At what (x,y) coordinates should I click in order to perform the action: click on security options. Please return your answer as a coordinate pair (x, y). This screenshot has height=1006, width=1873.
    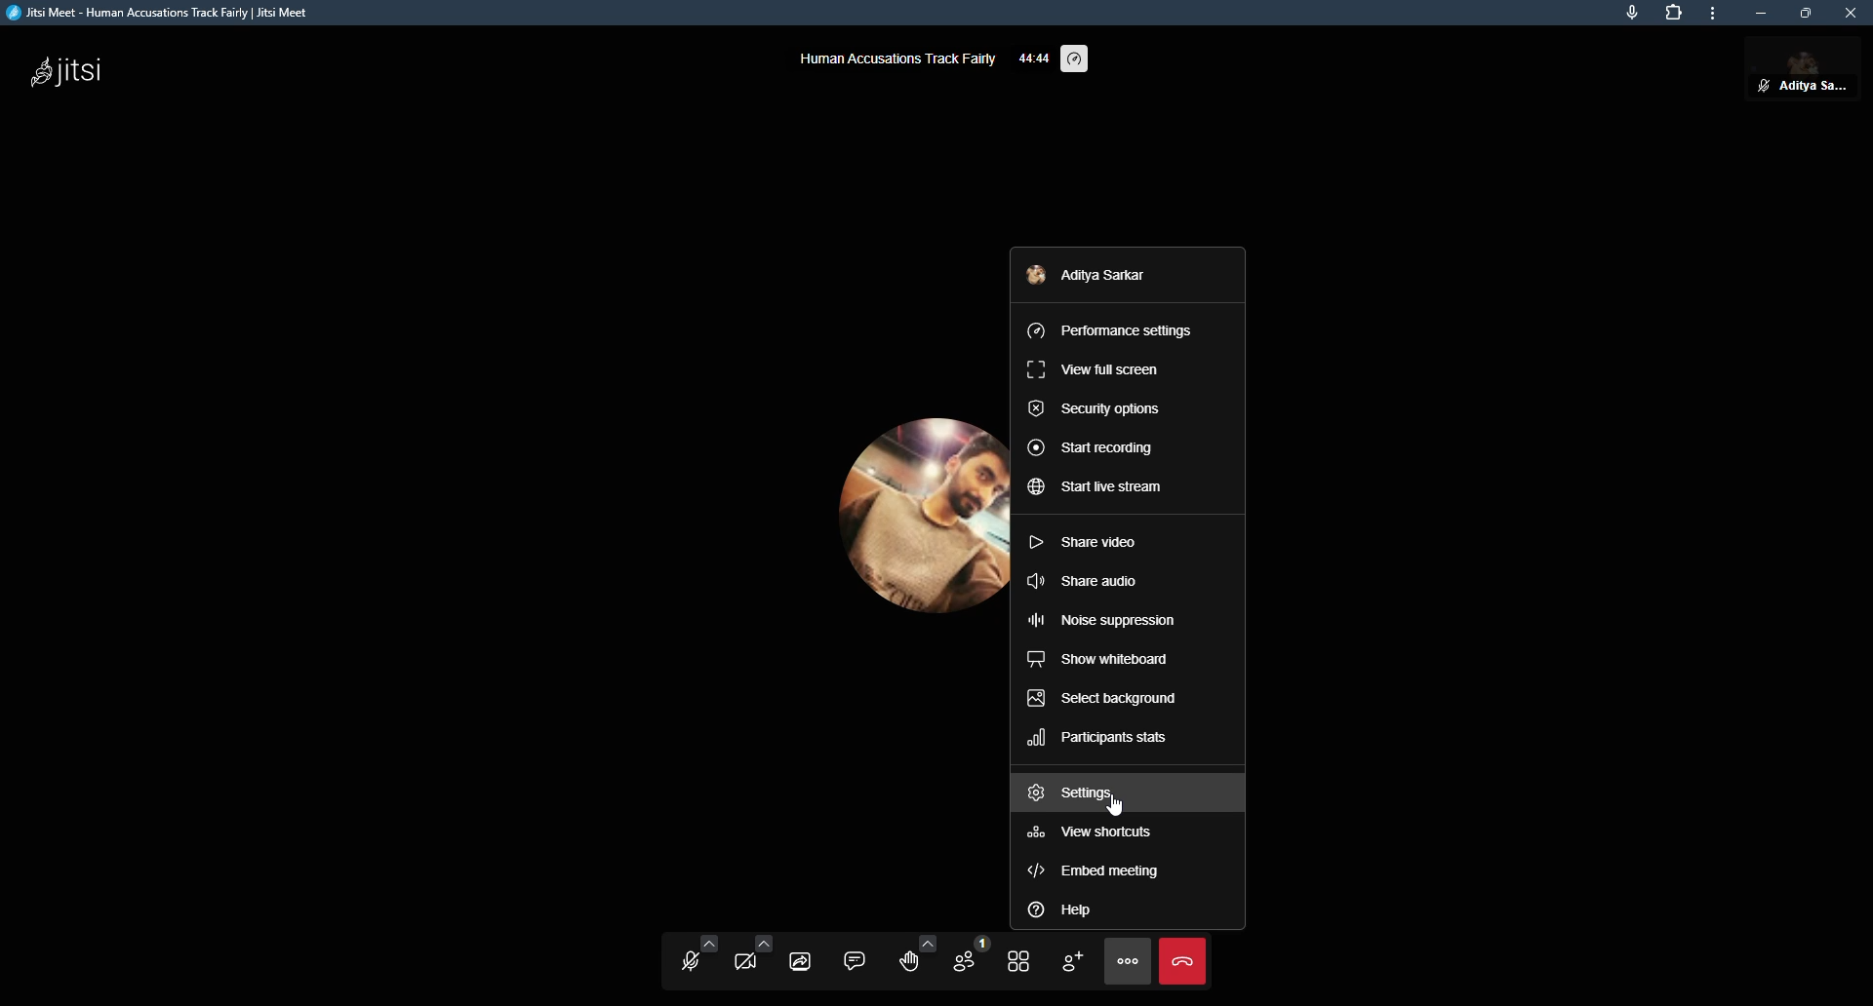
    Looking at the image, I should click on (1096, 408).